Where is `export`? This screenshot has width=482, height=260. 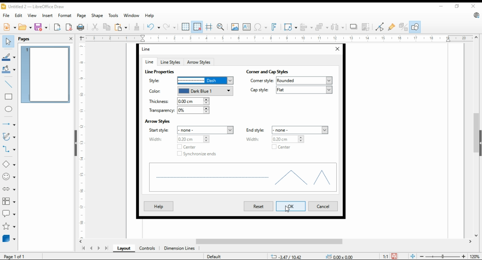
export is located at coordinates (58, 27).